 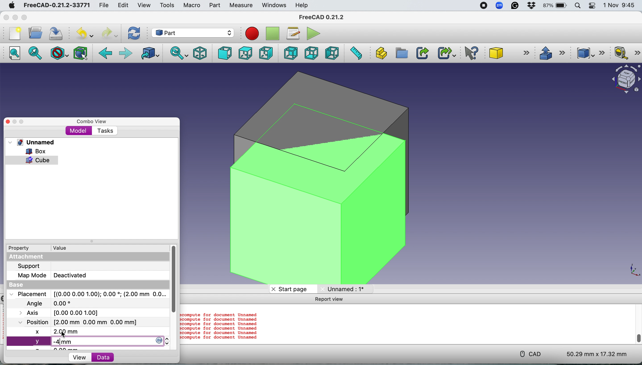 I want to click on vertical scroll bar, so click(x=175, y=279).